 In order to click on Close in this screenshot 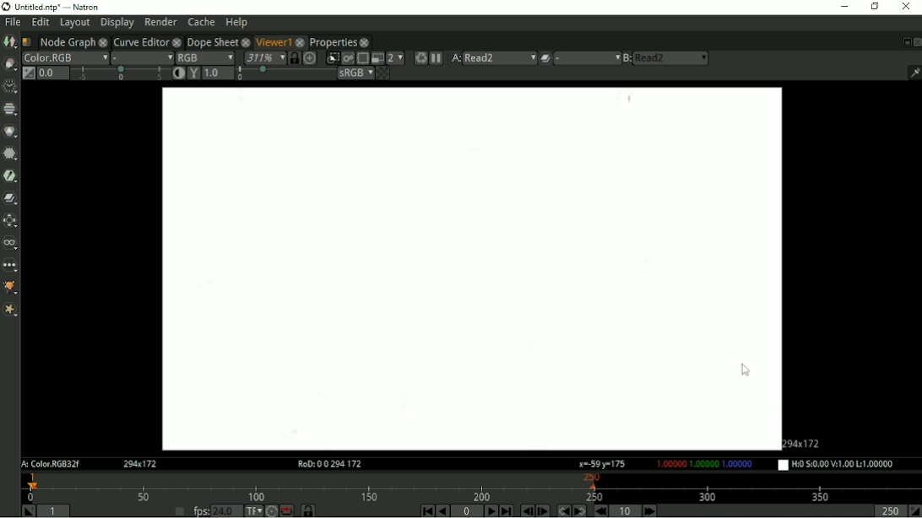, I will do `click(916, 42)`.